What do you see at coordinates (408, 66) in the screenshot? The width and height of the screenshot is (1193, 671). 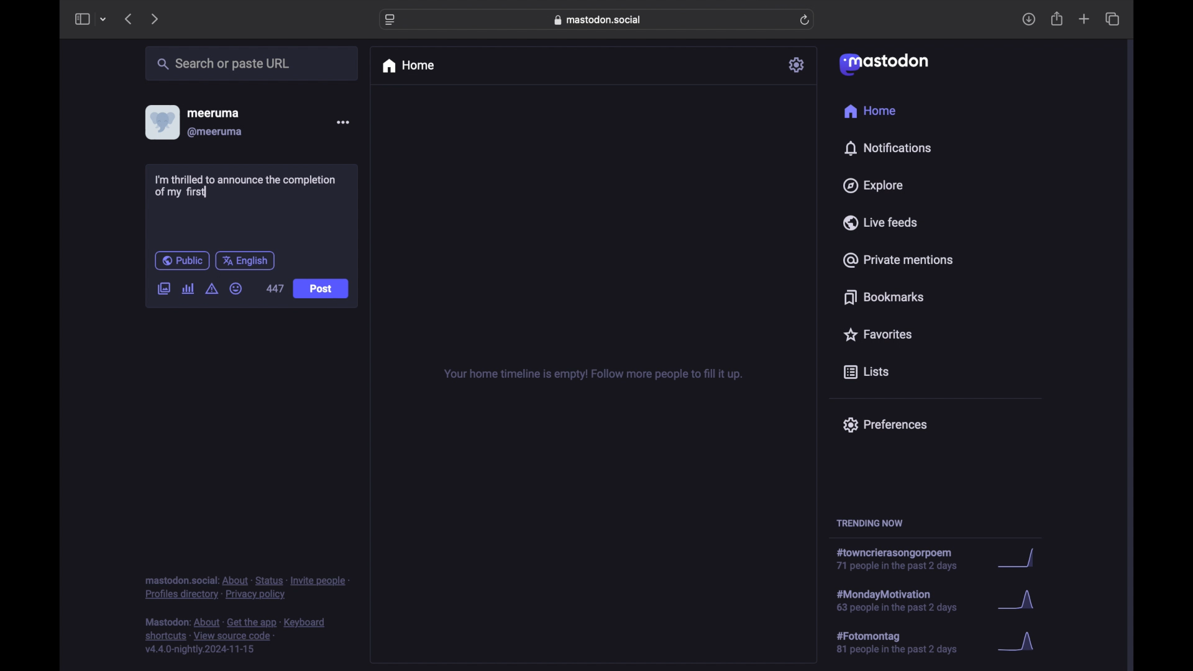 I see `home` at bounding box center [408, 66].